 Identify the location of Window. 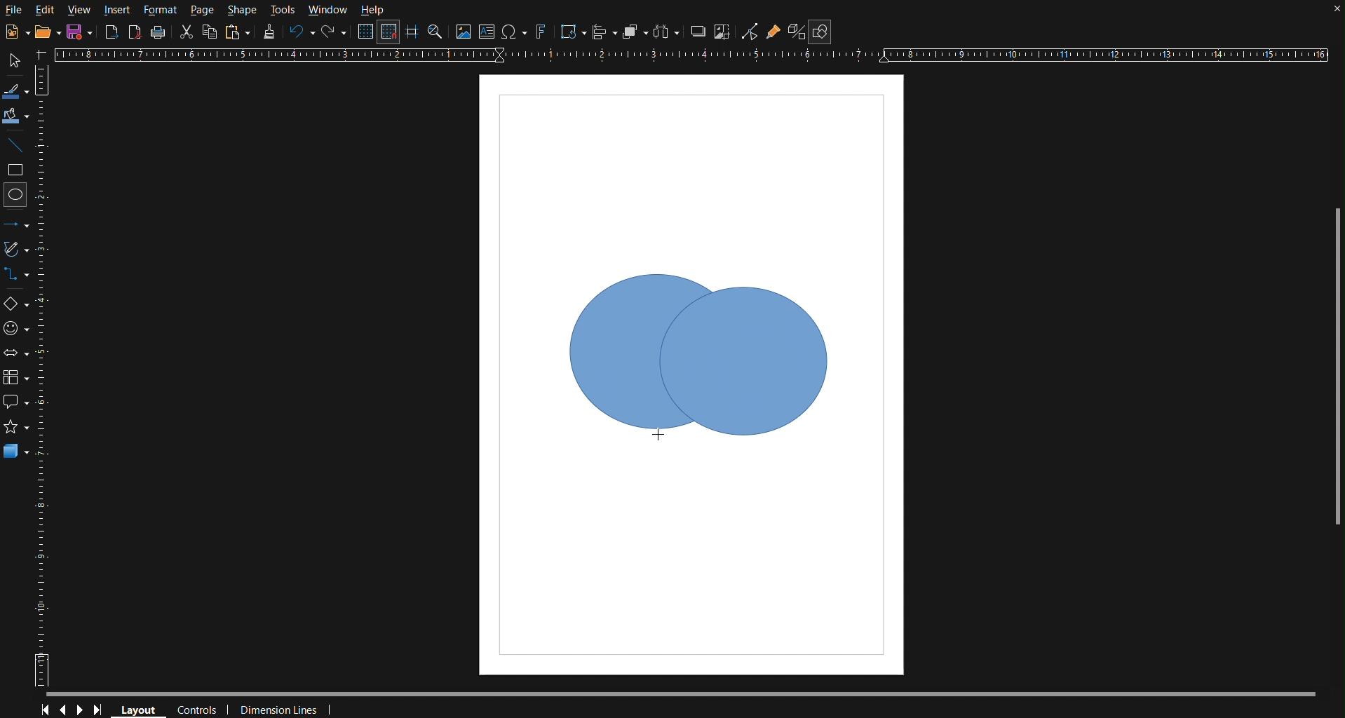
(327, 9).